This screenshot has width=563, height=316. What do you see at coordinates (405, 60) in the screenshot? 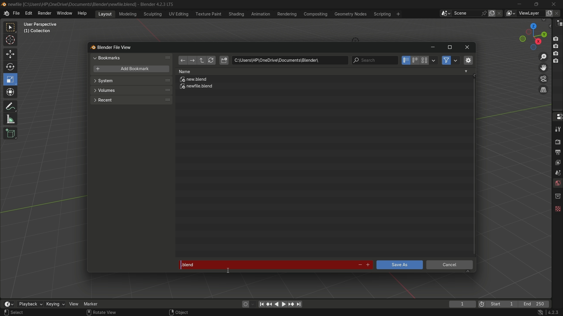
I see `vertical list` at bounding box center [405, 60].